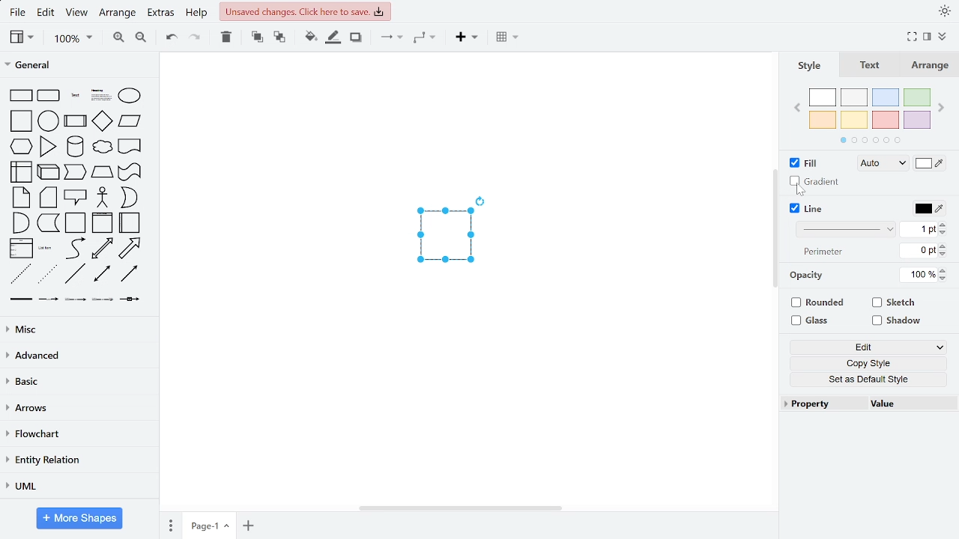  I want to click on more shapes, so click(79, 518).